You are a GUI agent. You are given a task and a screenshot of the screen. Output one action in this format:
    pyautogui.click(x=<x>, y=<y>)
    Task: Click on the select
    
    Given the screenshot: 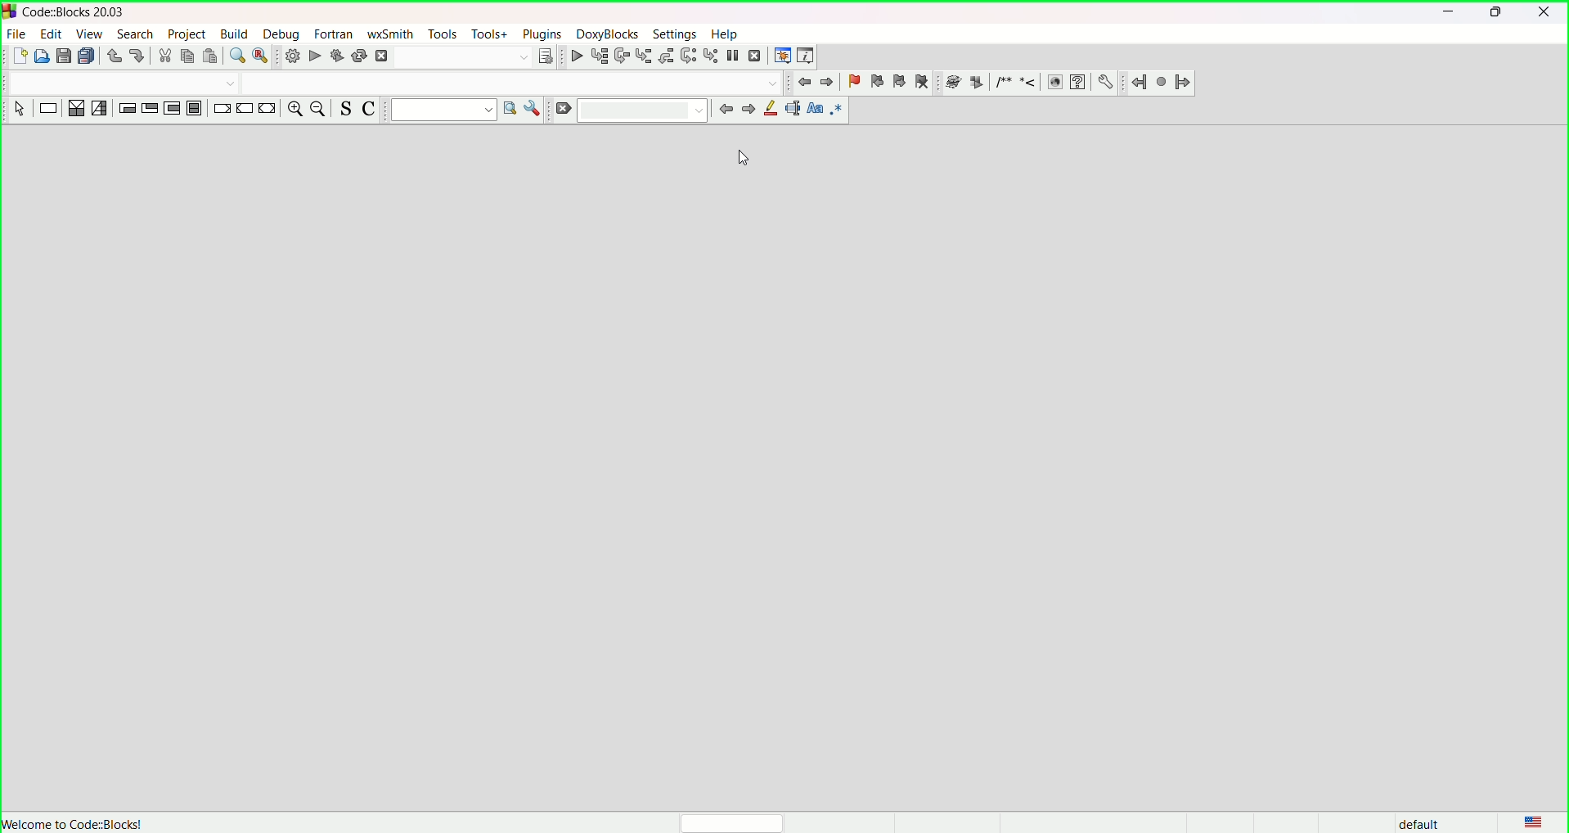 What is the action you would take?
    pyautogui.click(x=19, y=110)
    